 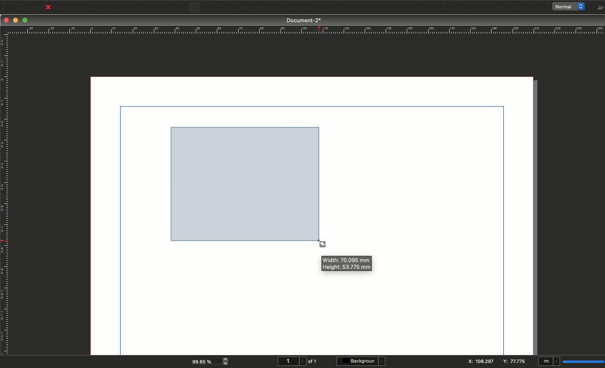 What do you see at coordinates (245, 8) in the screenshot?
I see `Polygon` at bounding box center [245, 8].